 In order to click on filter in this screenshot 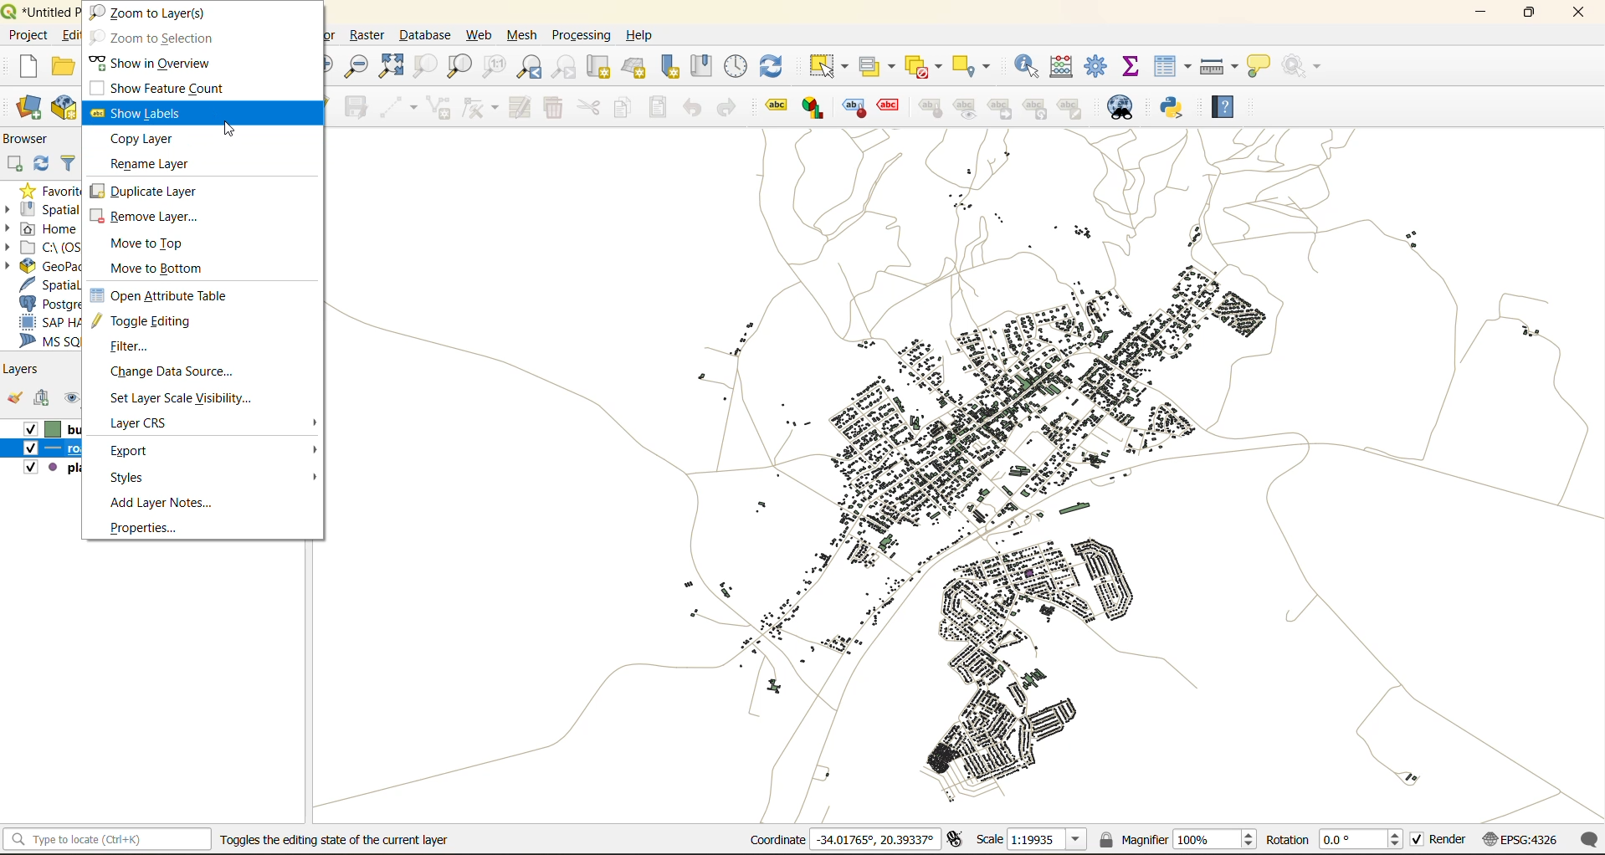, I will do `click(70, 163)`.